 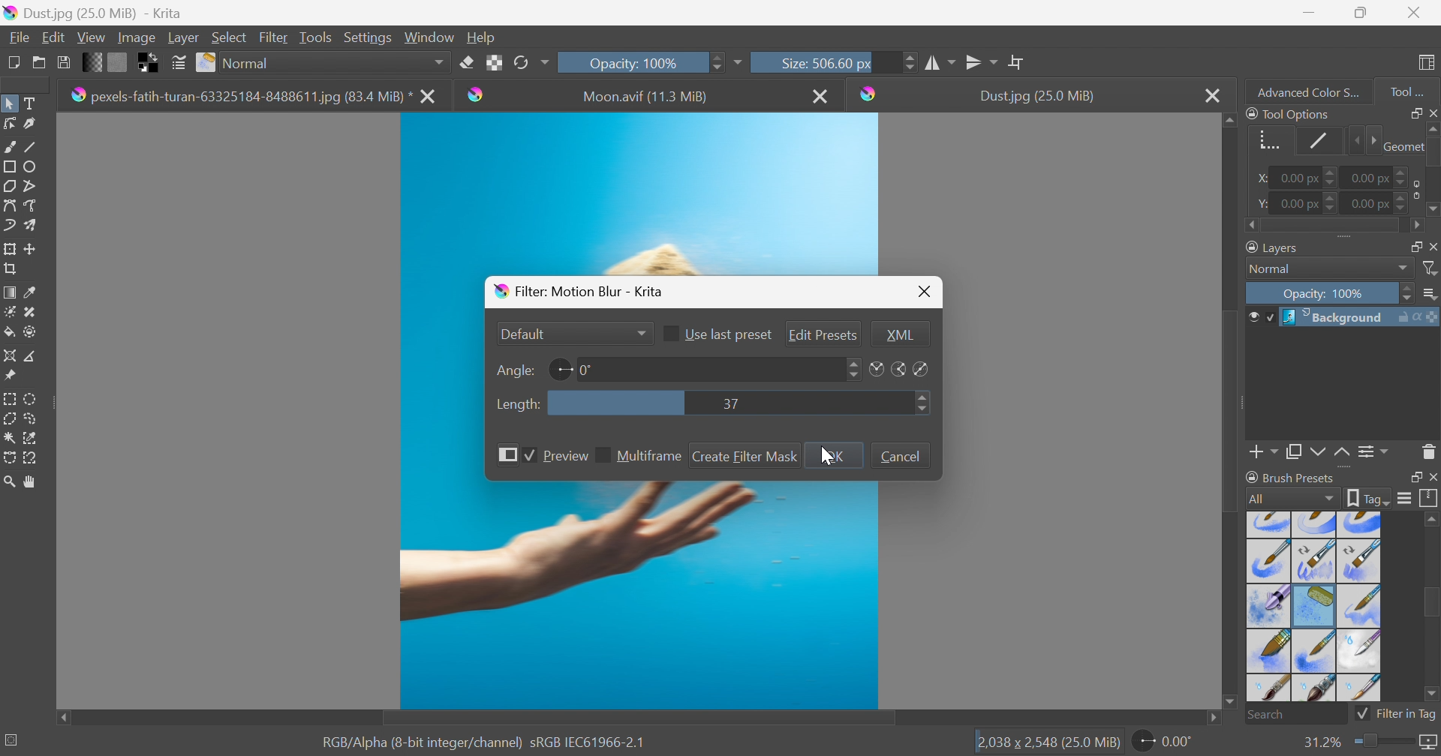 What do you see at coordinates (1274, 246) in the screenshot?
I see `Layers` at bounding box center [1274, 246].